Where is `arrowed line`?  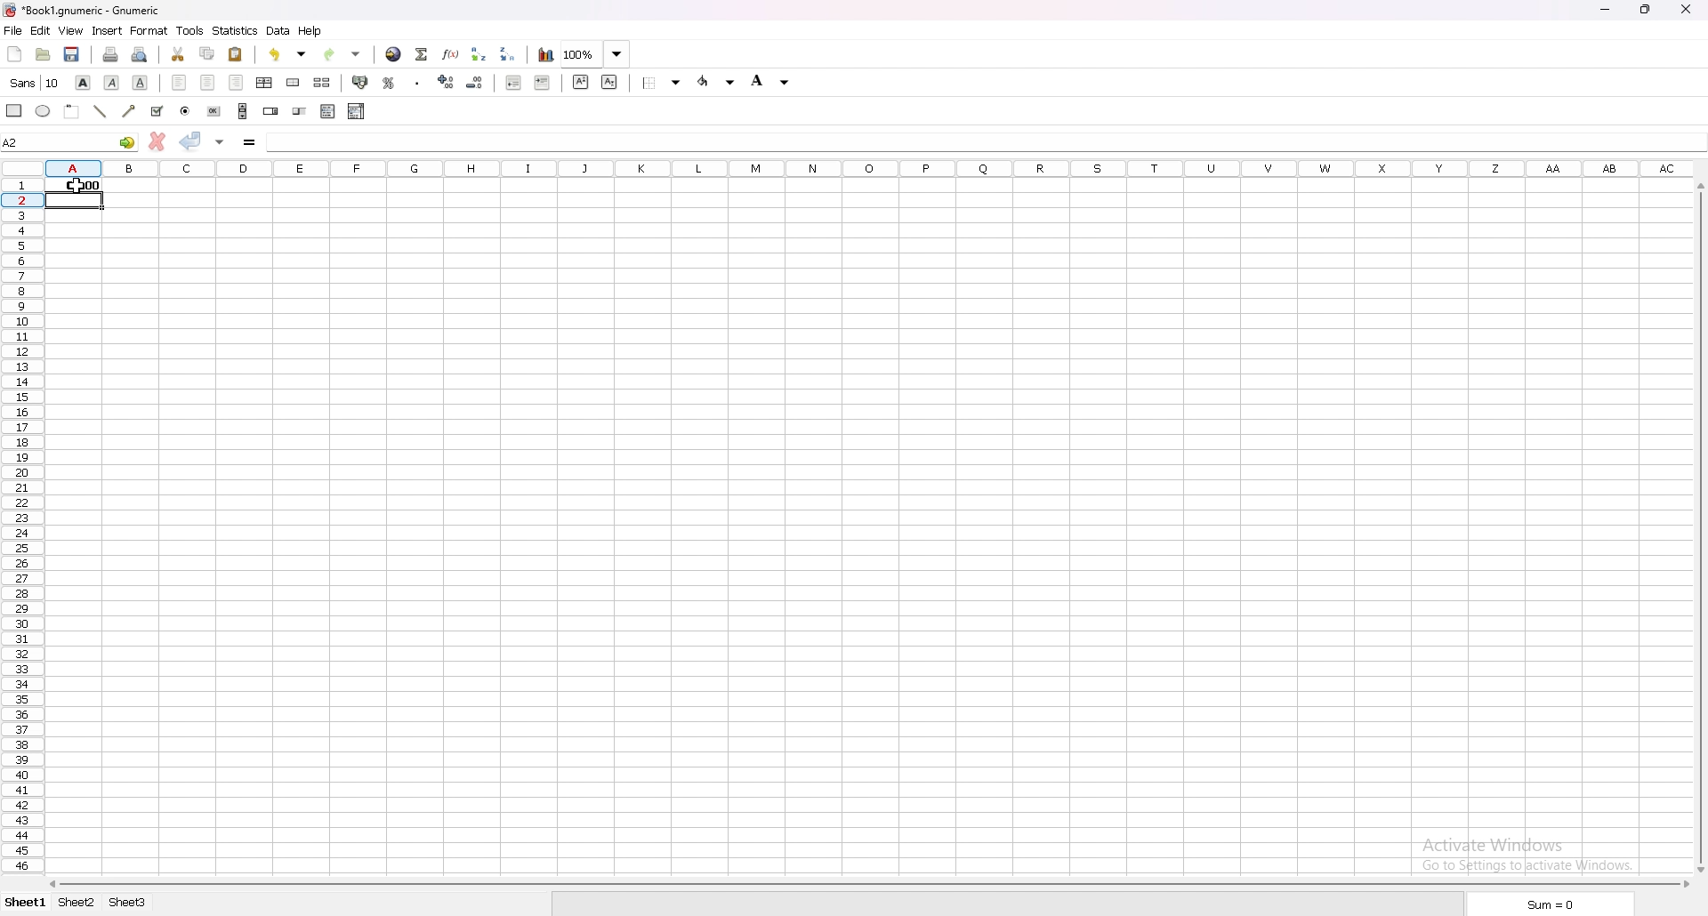
arrowed line is located at coordinates (130, 112).